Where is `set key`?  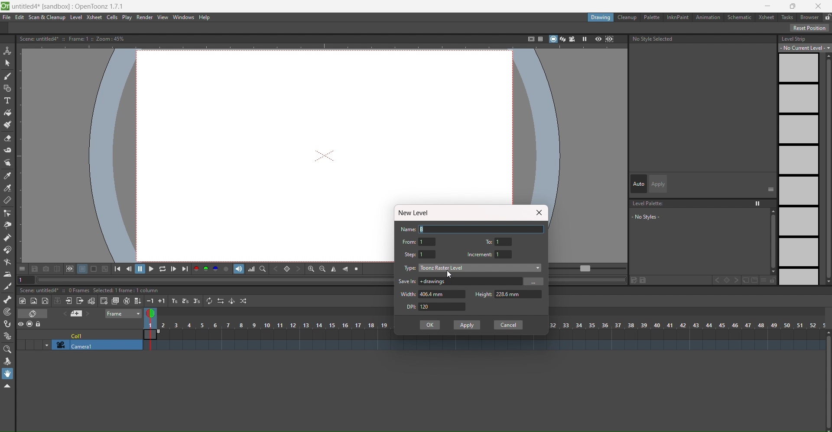 set key is located at coordinates (726, 280).